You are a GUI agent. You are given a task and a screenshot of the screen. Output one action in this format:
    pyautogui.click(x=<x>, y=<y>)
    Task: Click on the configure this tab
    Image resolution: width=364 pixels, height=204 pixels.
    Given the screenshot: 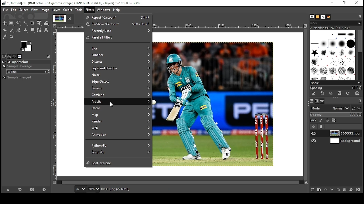 What is the action you would take?
    pyautogui.click(x=49, y=56)
    